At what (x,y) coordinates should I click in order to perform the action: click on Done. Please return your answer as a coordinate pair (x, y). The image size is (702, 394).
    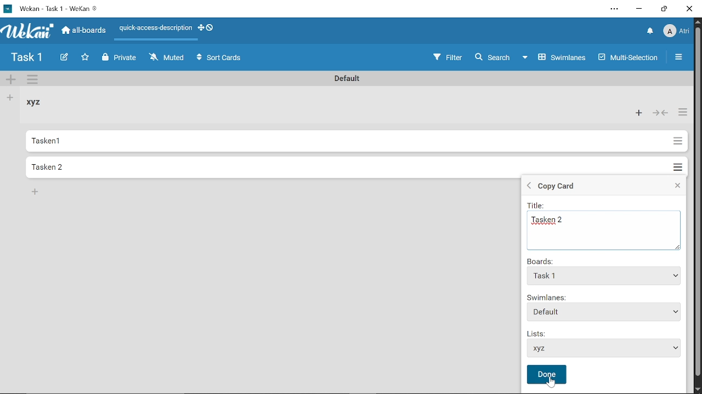
    Looking at the image, I should click on (547, 374).